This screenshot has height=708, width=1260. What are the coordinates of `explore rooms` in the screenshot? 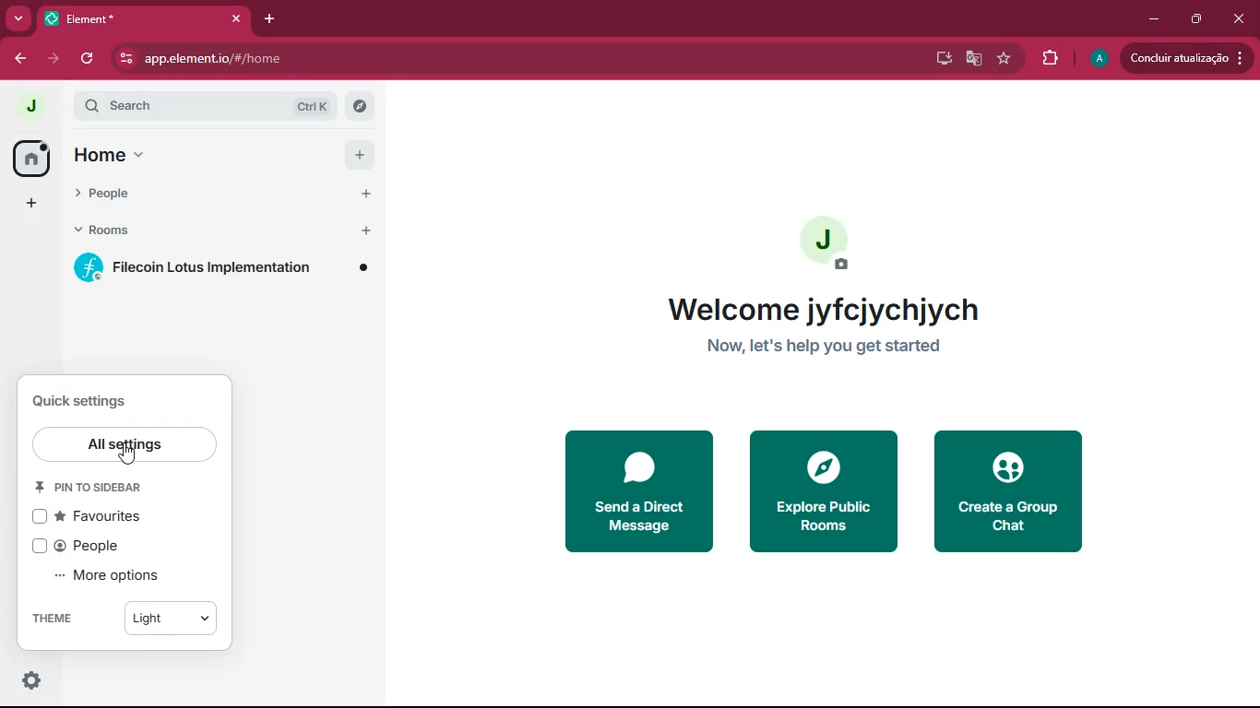 It's located at (360, 106).